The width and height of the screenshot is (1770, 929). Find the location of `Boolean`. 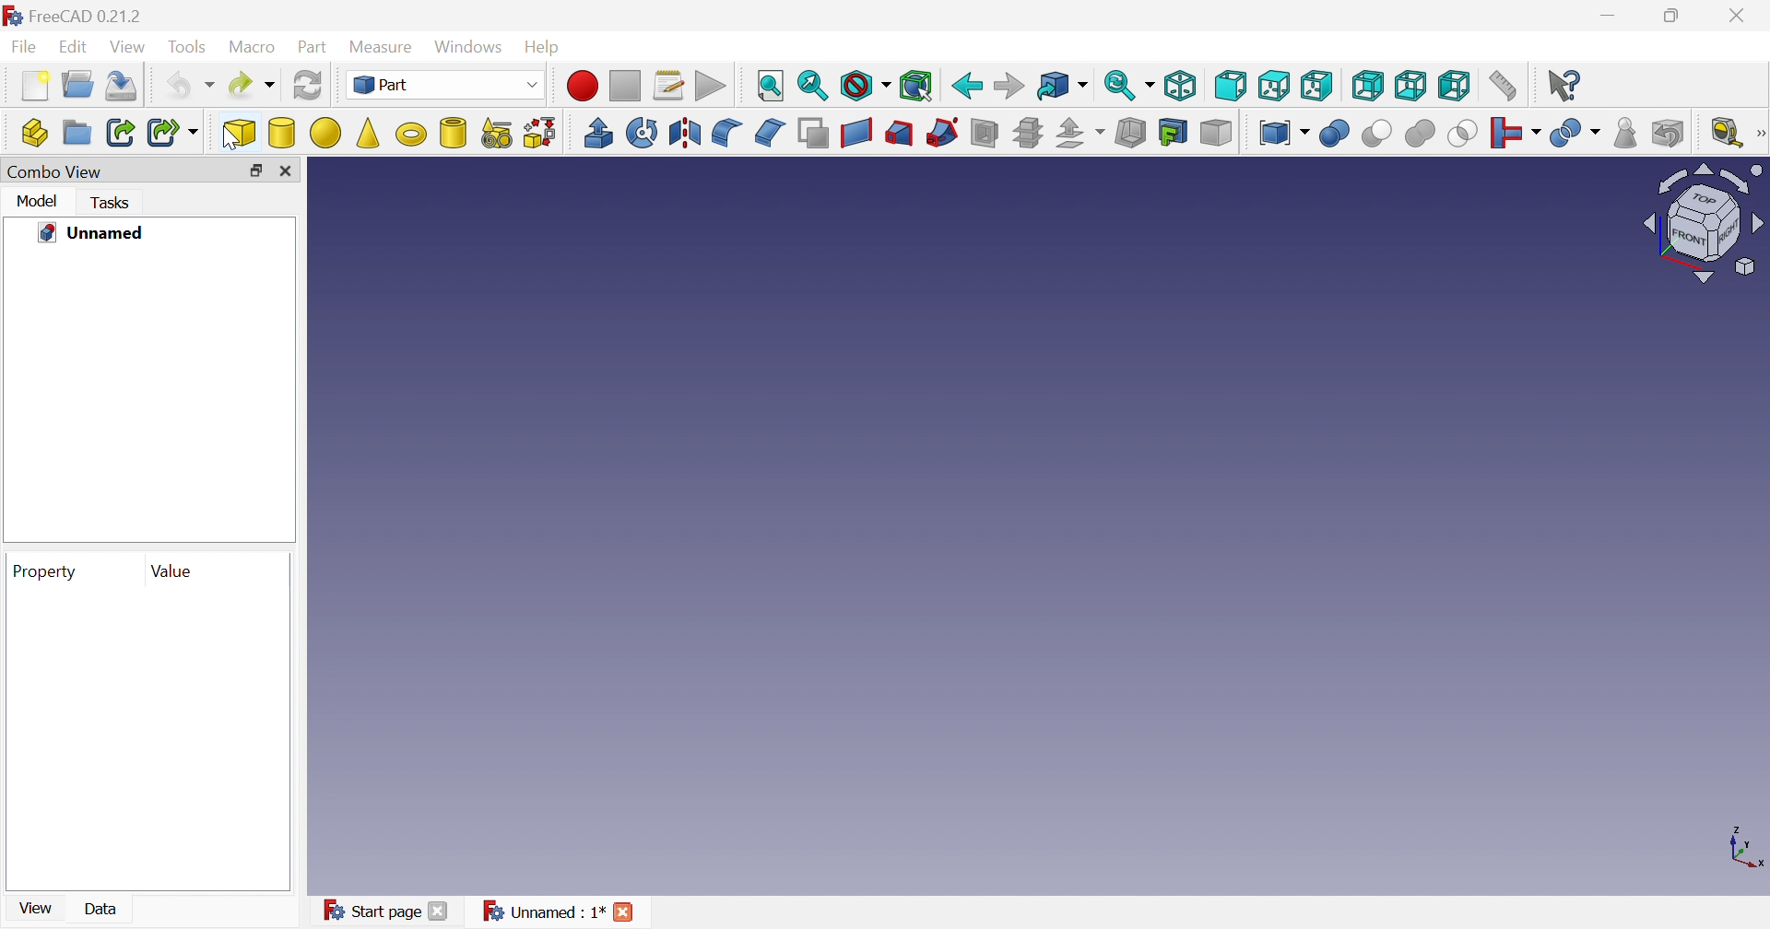

Boolean is located at coordinates (1332, 135).